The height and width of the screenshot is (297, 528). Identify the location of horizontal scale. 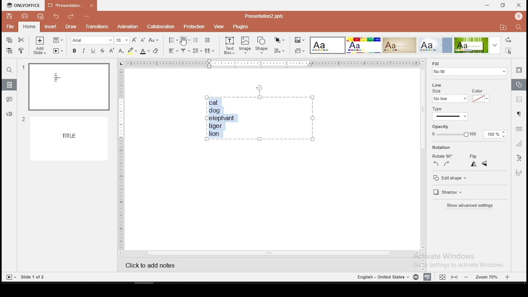
(272, 63).